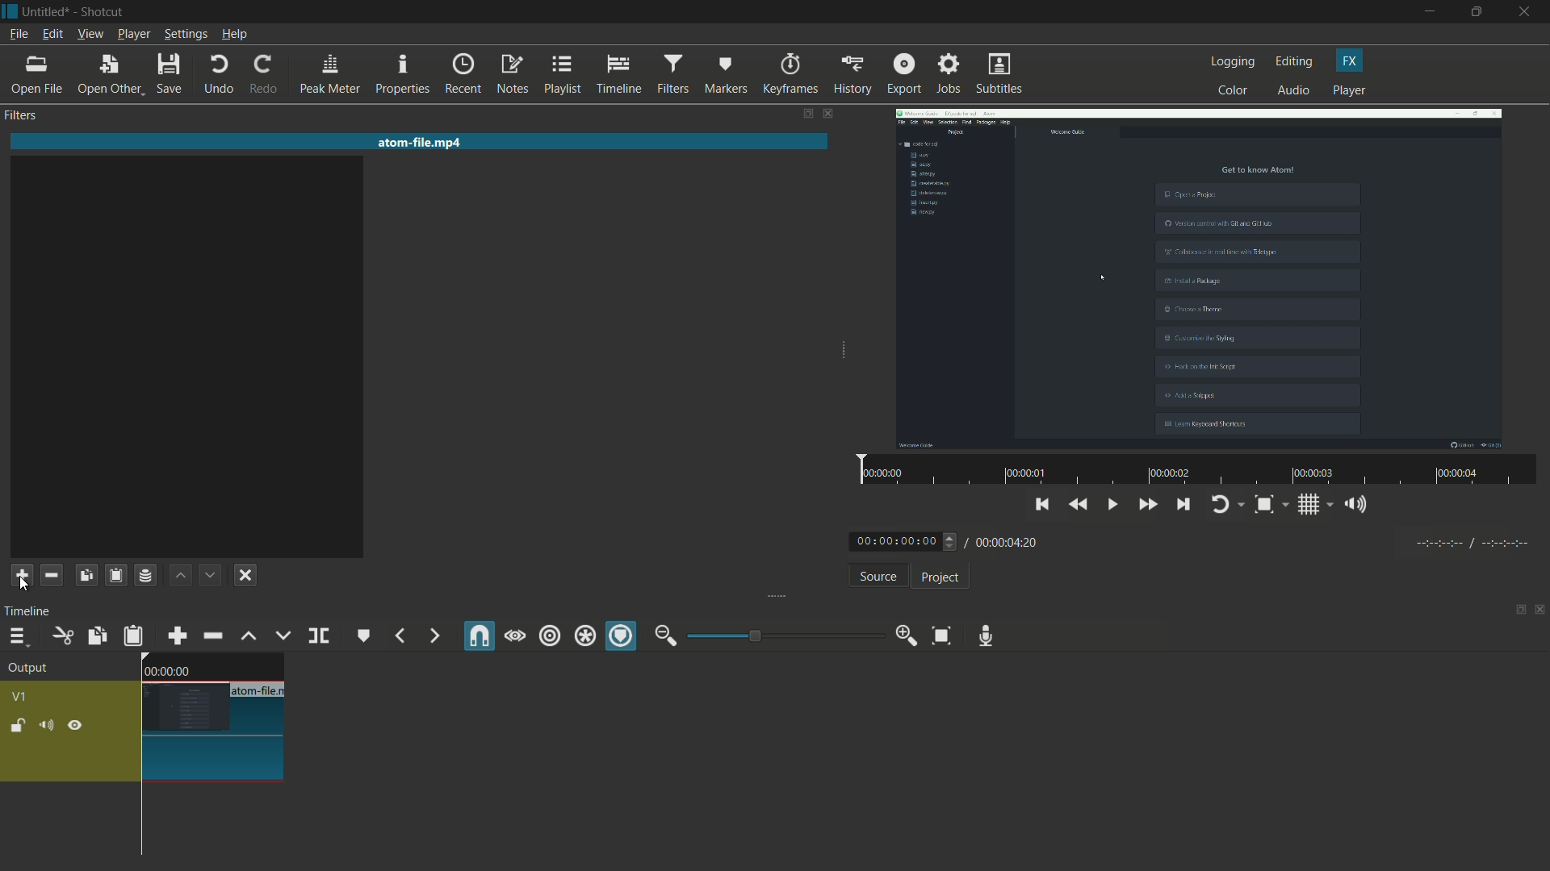  Describe the element at coordinates (1295, 91) in the screenshot. I see `audio` at that location.